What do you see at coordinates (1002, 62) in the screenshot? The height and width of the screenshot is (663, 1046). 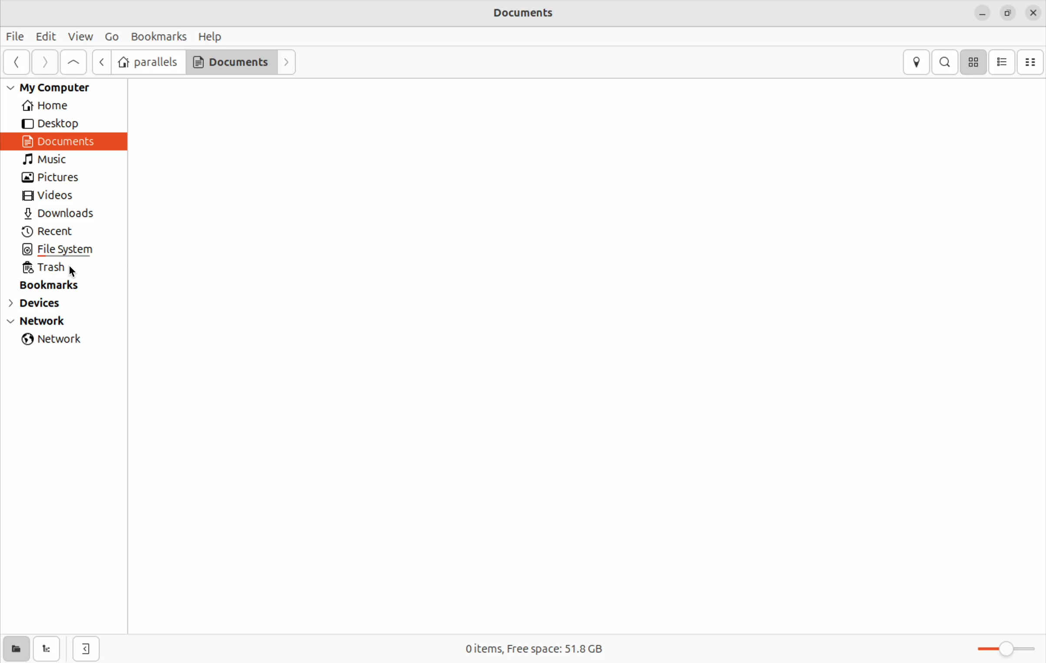 I see `bullet ist` at bounding box center [1002, 62].